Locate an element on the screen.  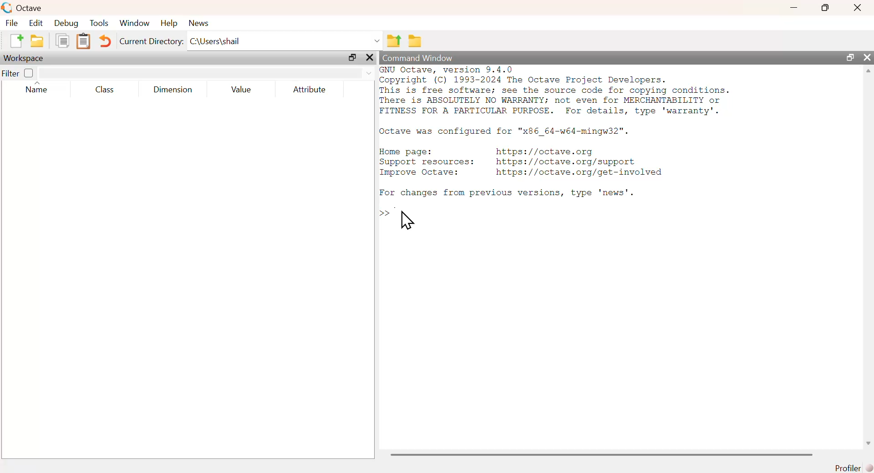
Class is located at coordinates (108, 90).